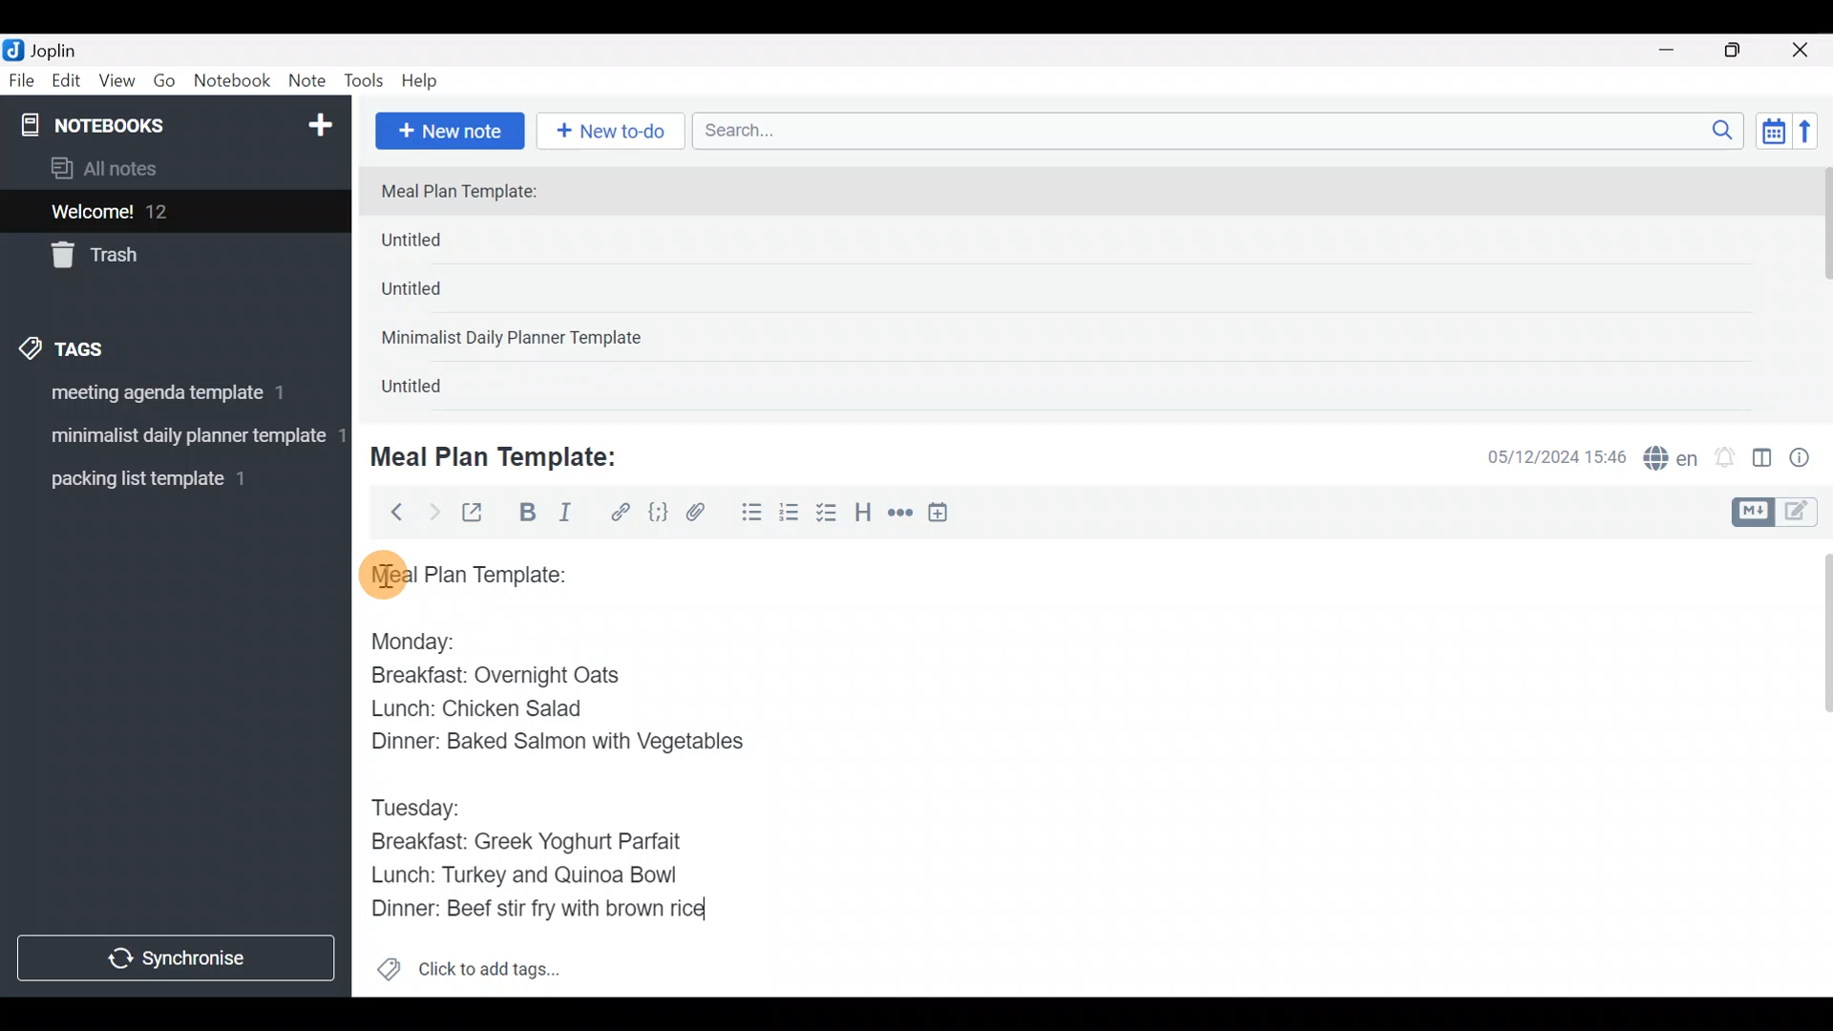  Describe the element at coordinates (415, 808) in the screenshot. I see `Tuesday:` at that location.